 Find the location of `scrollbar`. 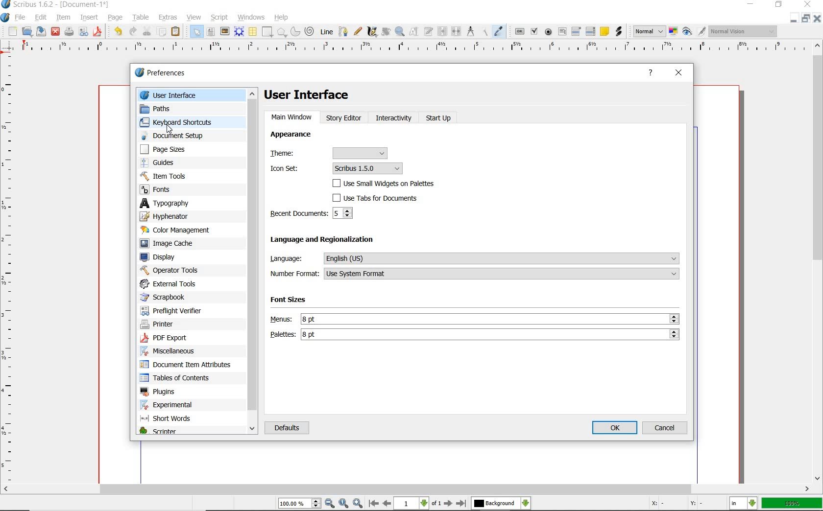

scrollbar is located at coordinates (406, 490).